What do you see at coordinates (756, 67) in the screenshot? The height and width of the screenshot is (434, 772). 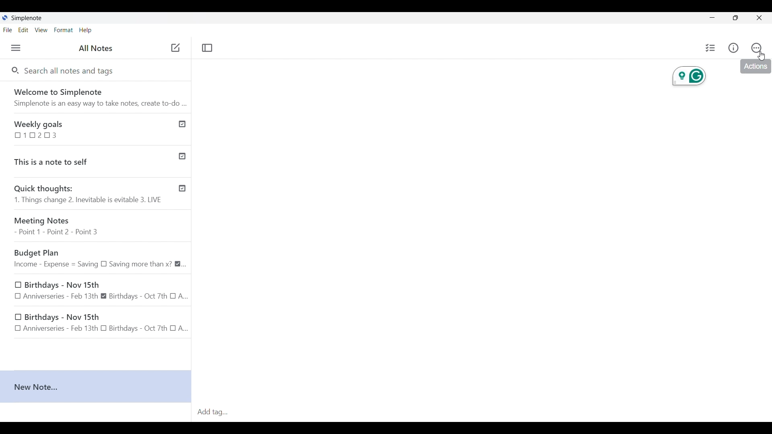 I see `Description of selected icon` at bounding box center [756, 67].